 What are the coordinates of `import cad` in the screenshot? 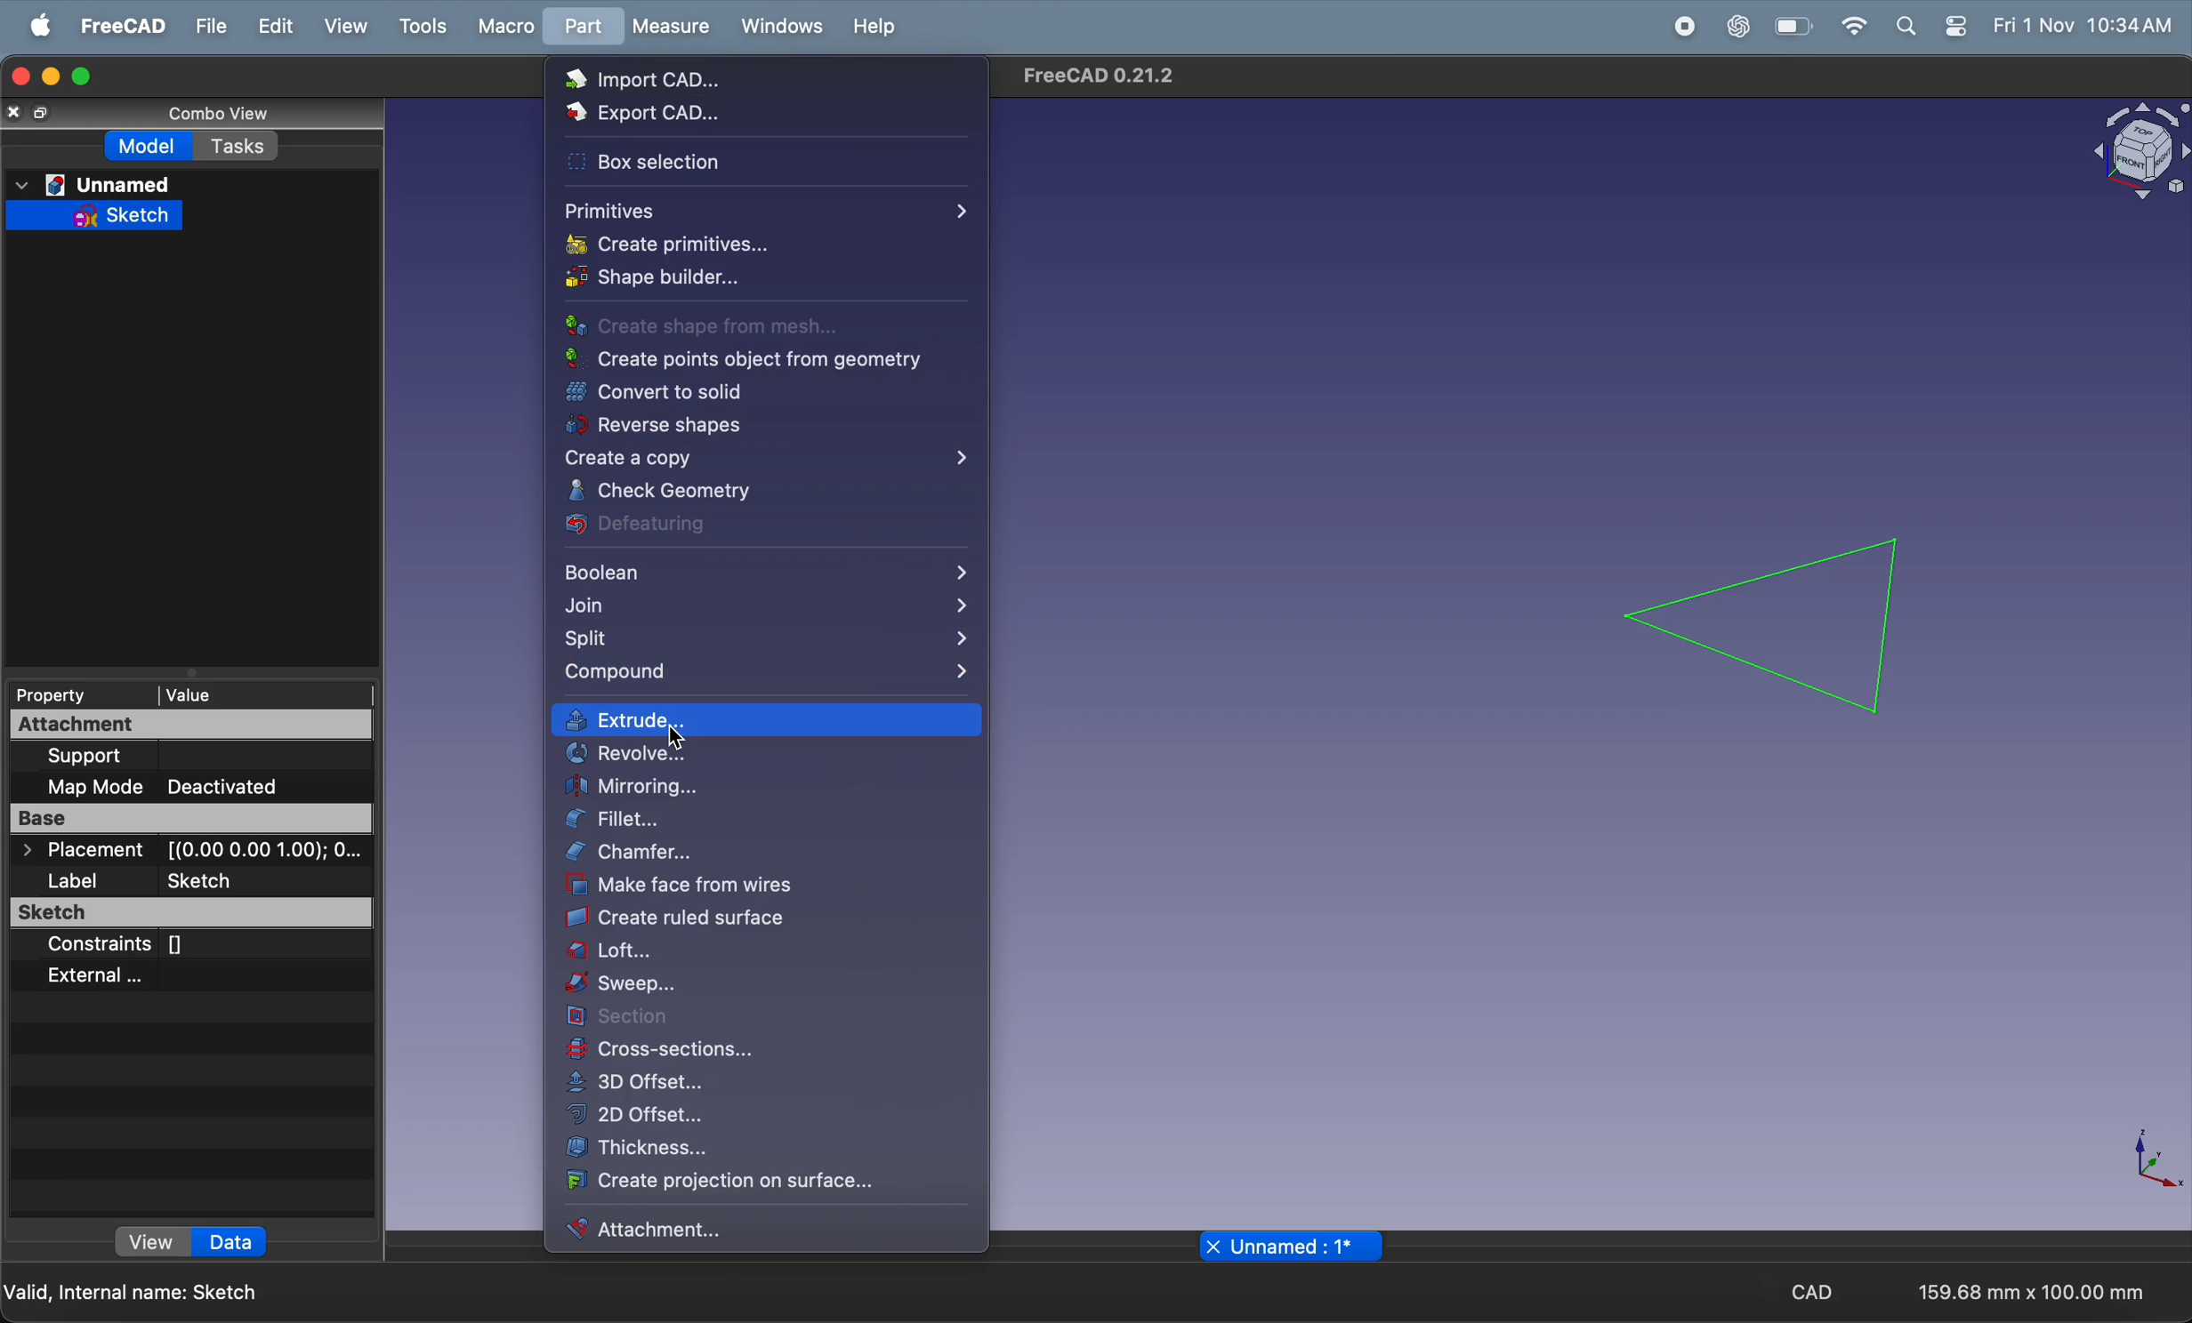 It's located at (664, 84).